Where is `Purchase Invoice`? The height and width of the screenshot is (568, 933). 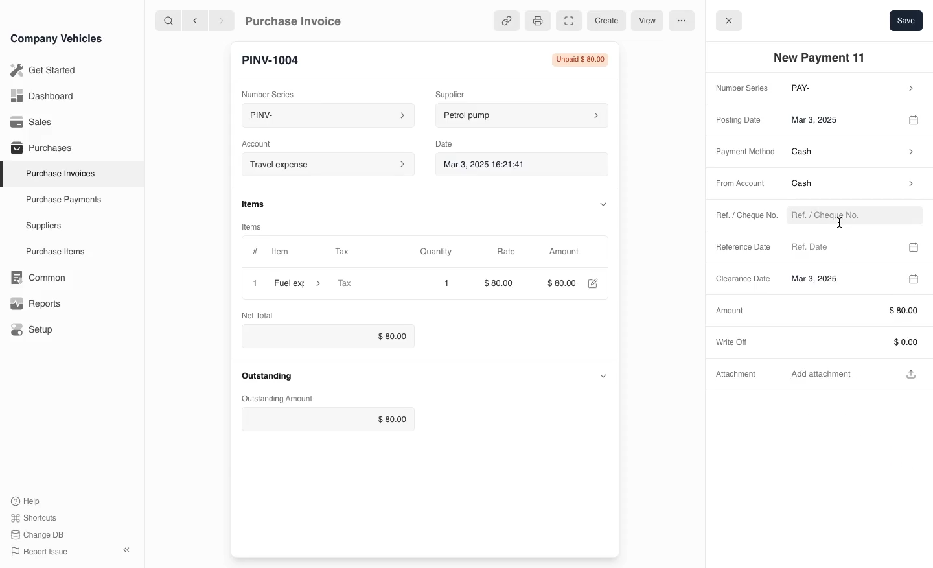
Purchase Invoice is located at coordinates (302, 20).